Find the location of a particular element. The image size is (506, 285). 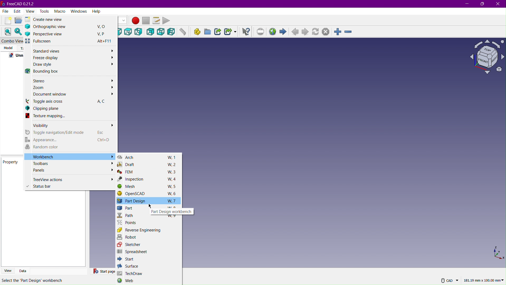

TimeView actions is located at coordinates (70, 179).